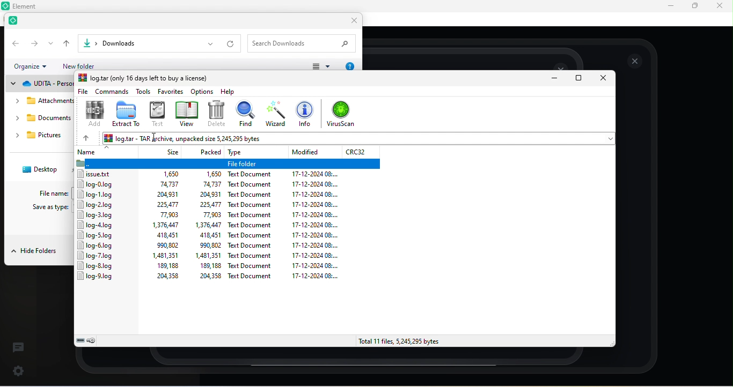 The width and height of the screenshot is (733, 387). What do you see at coordinates (250, 235) in the screenshot?
I see `text document` at bounding box center [250, 235].